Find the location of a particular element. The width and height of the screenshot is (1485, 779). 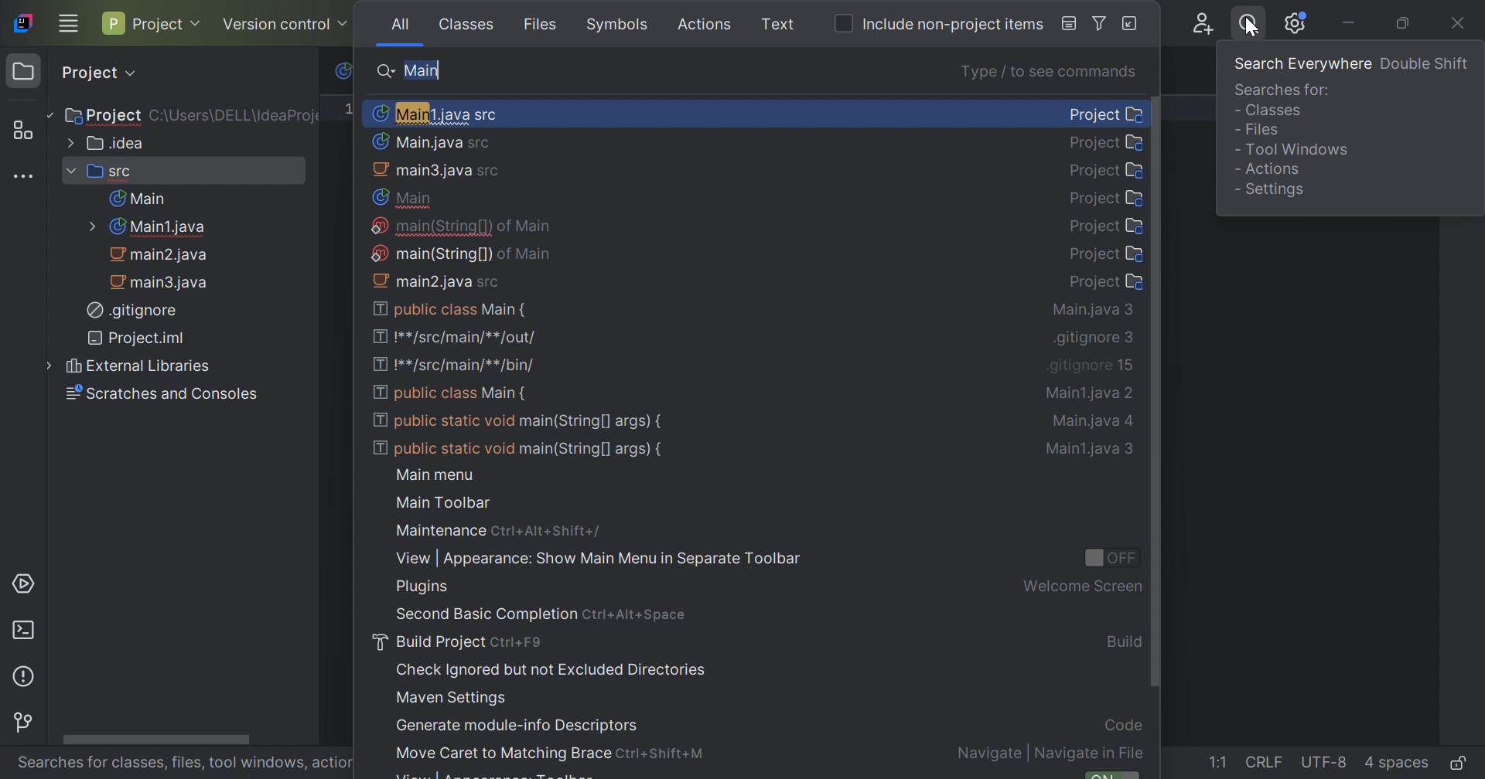

Main.java src is located at coordinates (431, 141).